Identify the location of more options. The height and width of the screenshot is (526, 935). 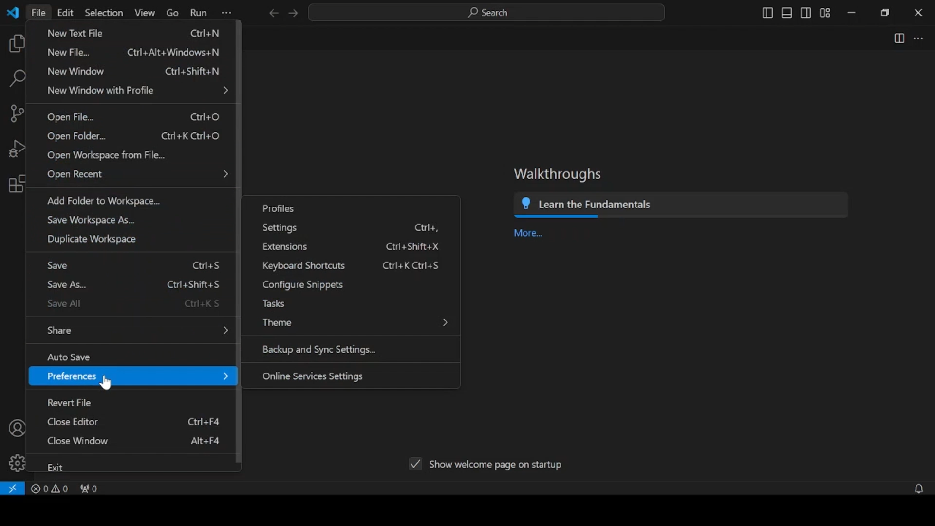
(228, 13).